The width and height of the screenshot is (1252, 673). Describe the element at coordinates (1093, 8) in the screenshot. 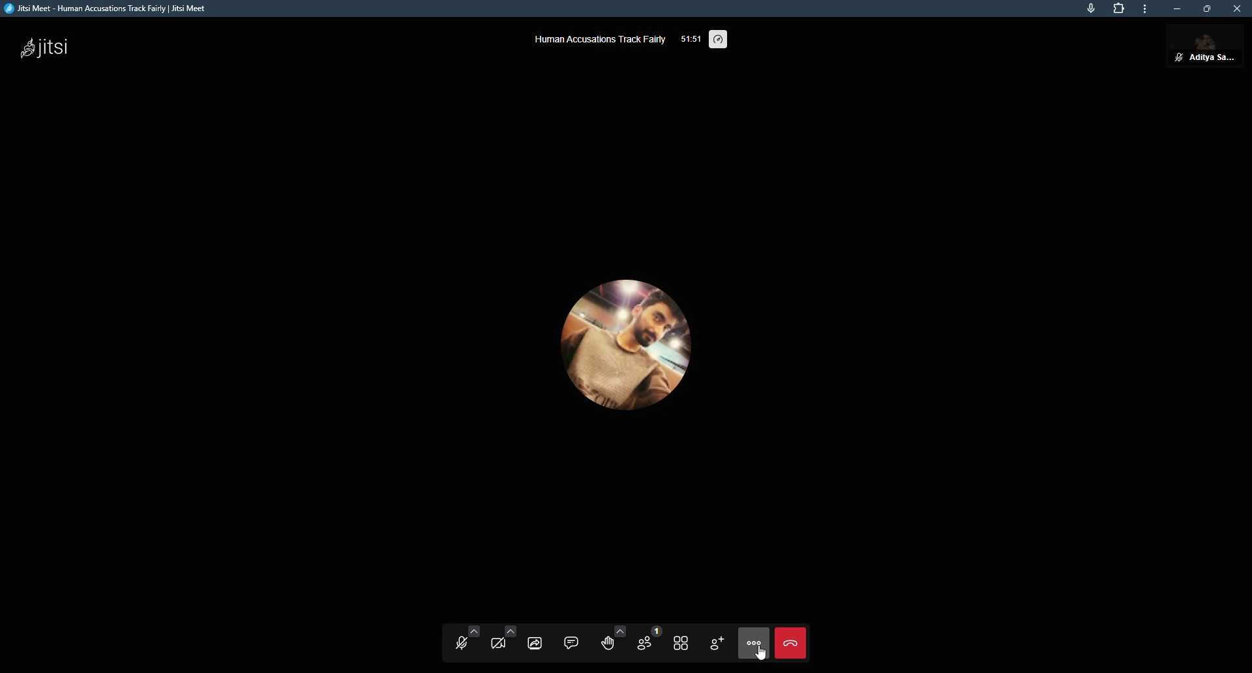

I see `mic` at that location.